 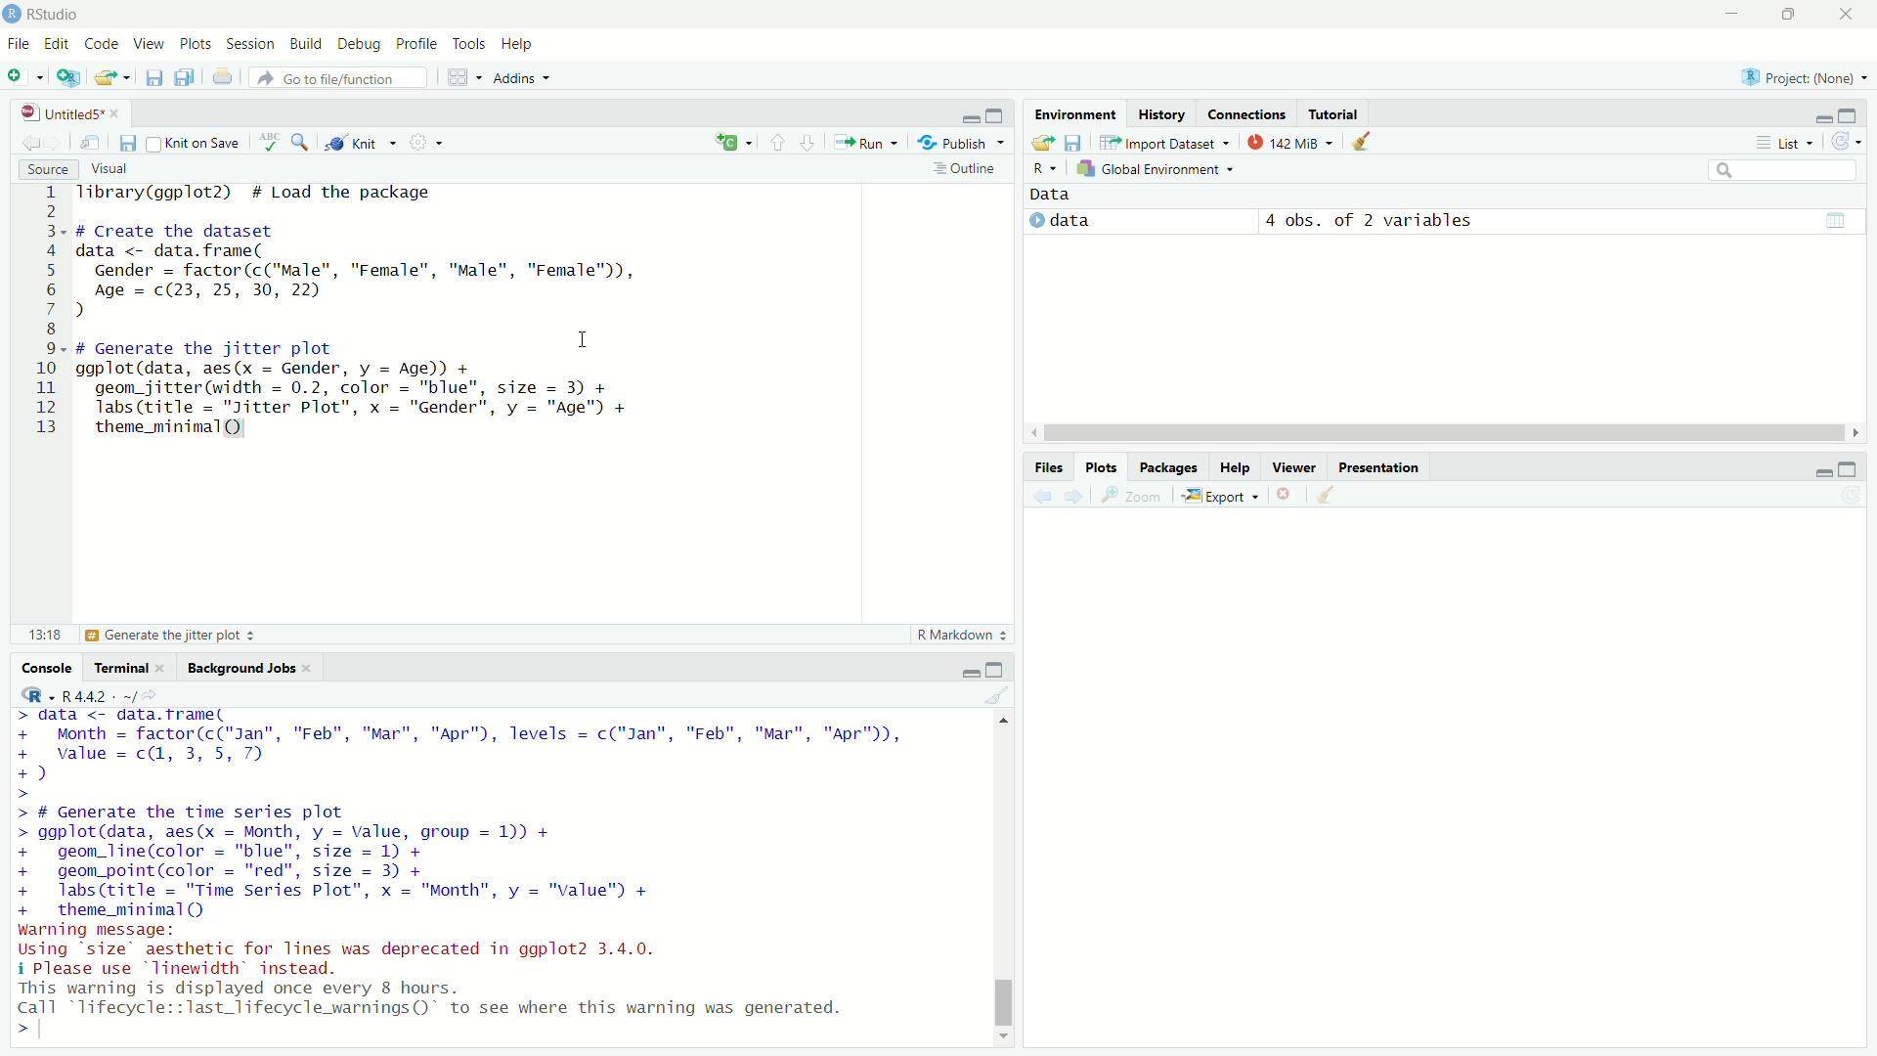 I want to click on month data, so click(x=461, y=744).